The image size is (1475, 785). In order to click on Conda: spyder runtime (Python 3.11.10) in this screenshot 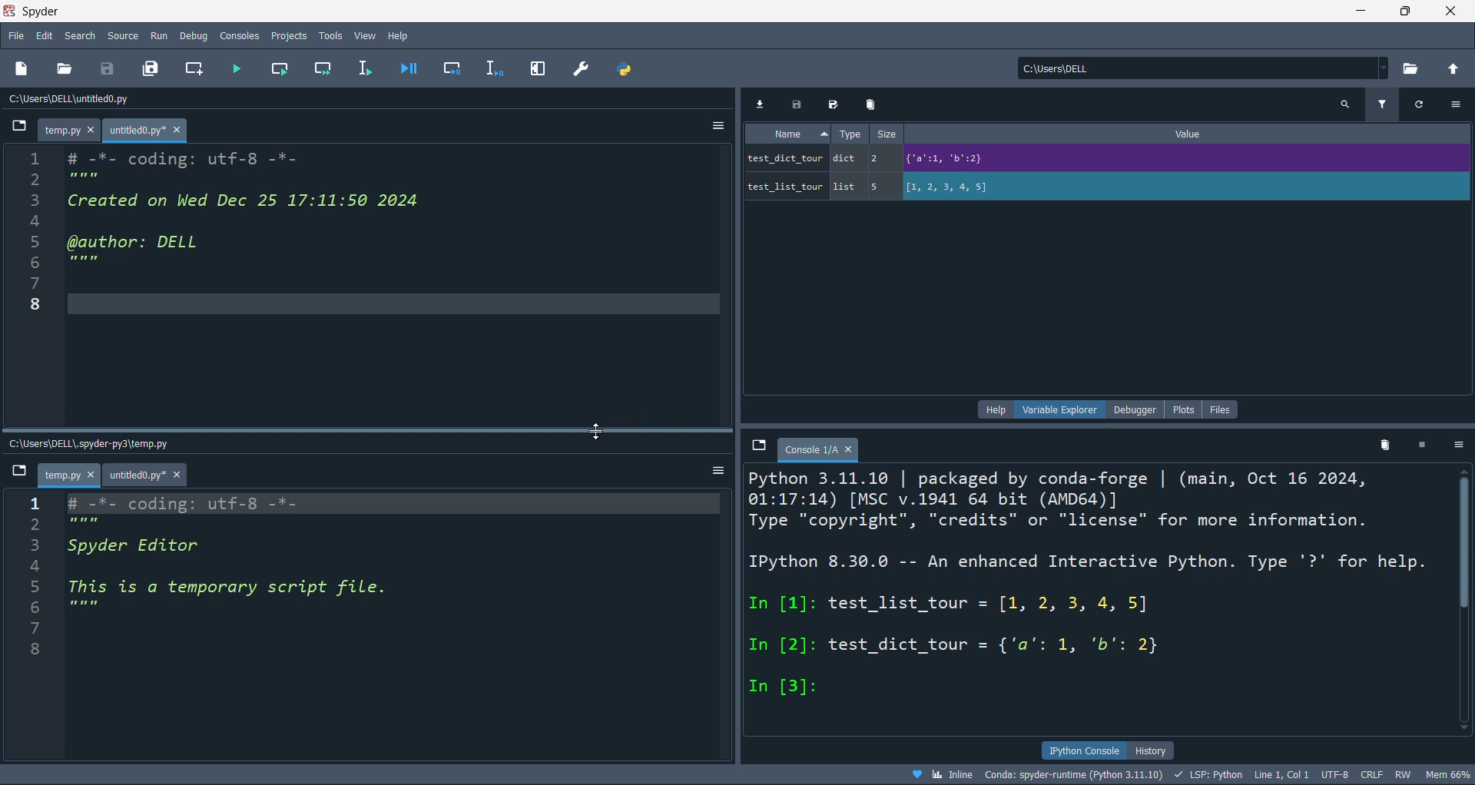, I will do `click(1081, 774)`.